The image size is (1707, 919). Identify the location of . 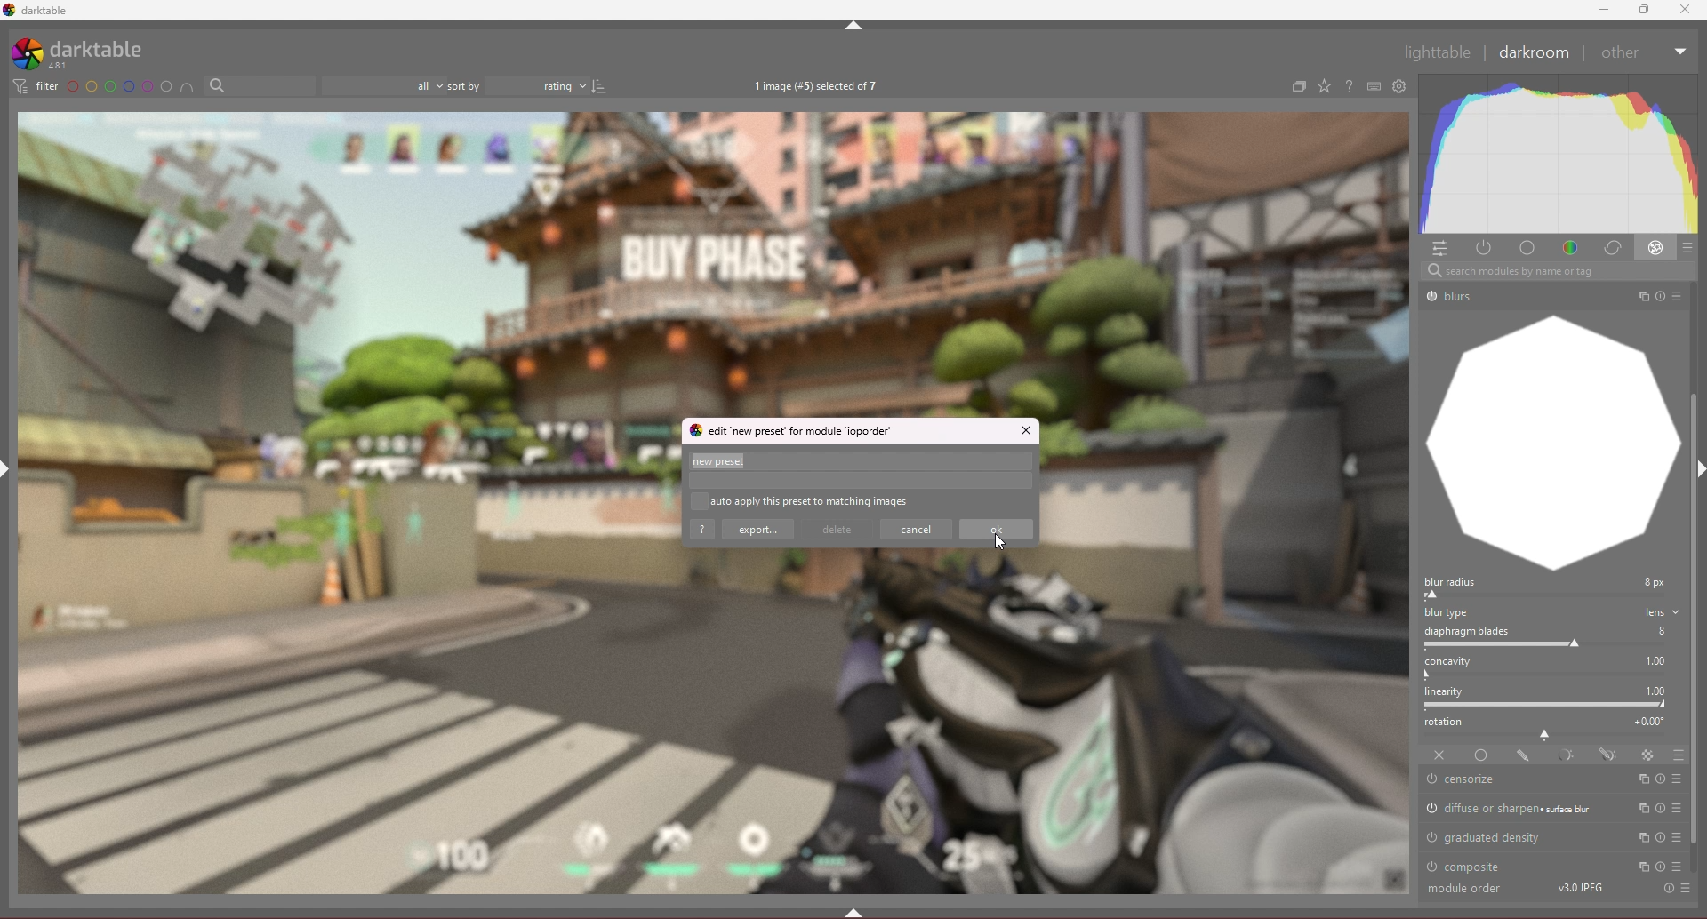
(1686, 10).